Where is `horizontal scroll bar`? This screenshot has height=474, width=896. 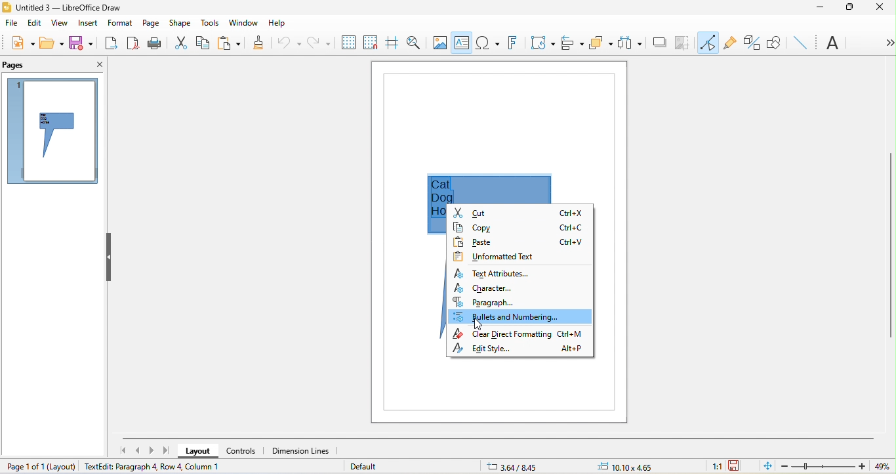
horizontal scroll bar is located at coordinates (500, 437).